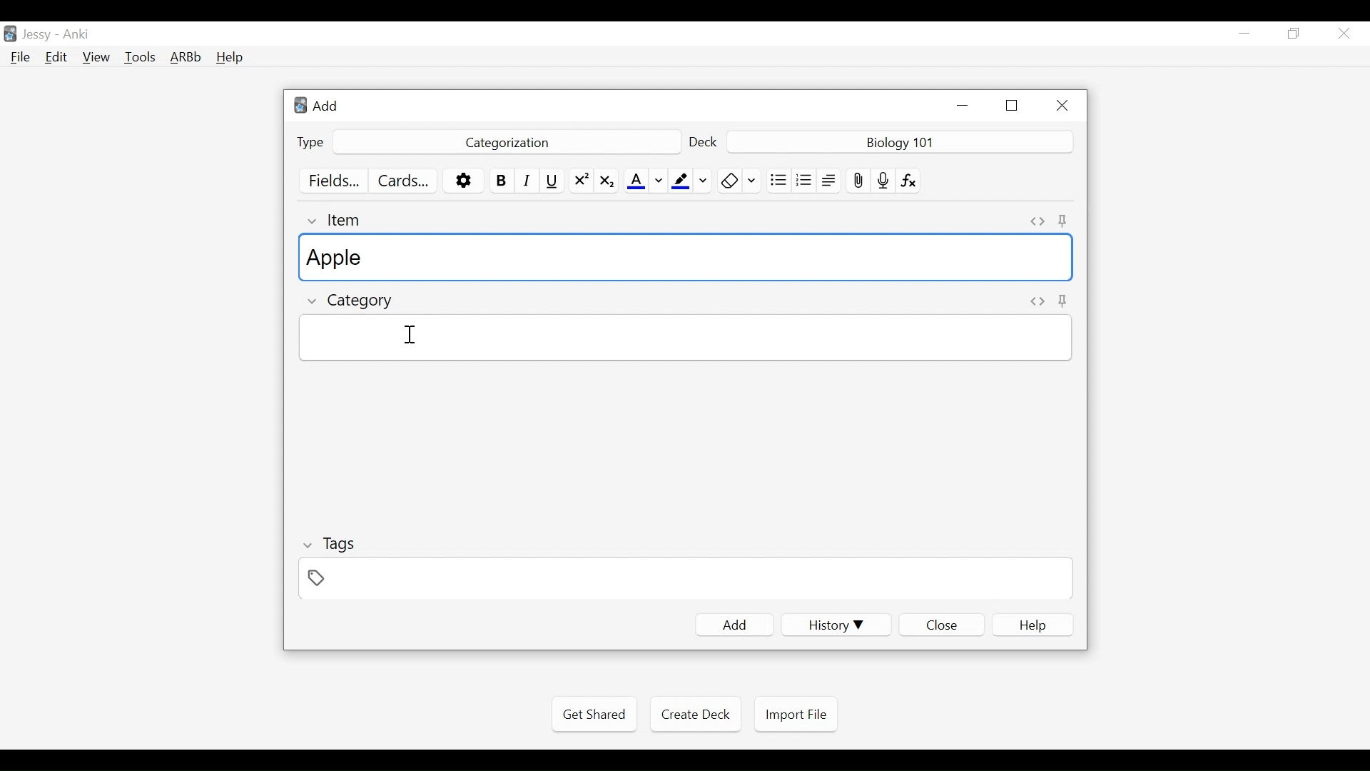 The image size is (1370, 771). Describe the element at coordinates (337, 220) in the screenshot. I see `Item` at that location.